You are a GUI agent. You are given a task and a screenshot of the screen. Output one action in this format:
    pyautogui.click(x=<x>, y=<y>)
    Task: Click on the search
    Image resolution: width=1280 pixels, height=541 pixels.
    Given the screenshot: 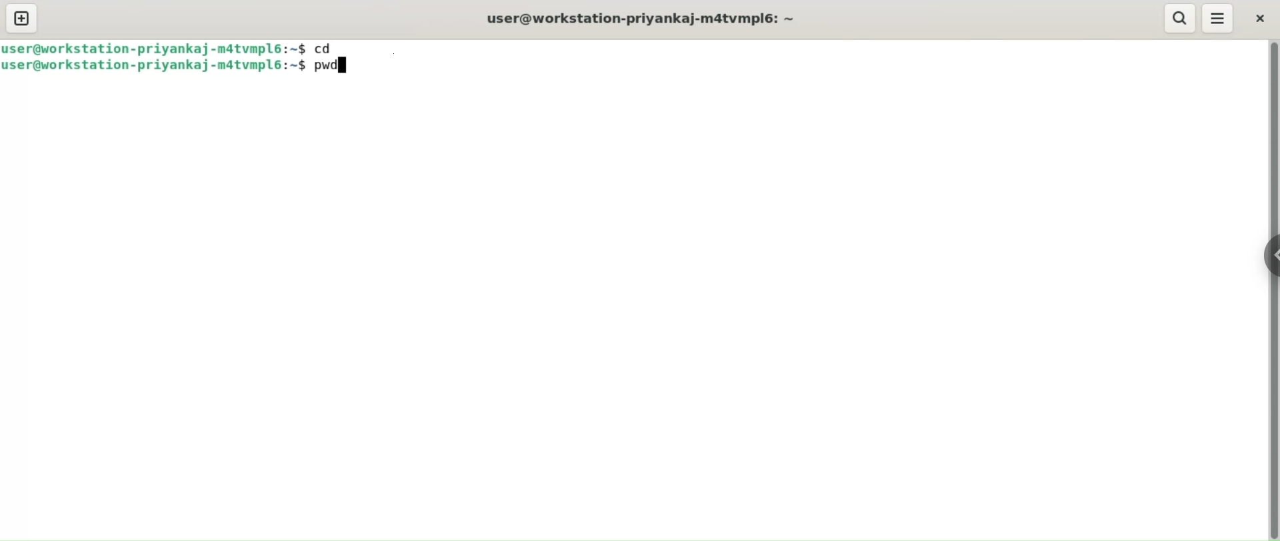 What is the action you would take?
    pyautogui.click(x=1181, y=19)
    